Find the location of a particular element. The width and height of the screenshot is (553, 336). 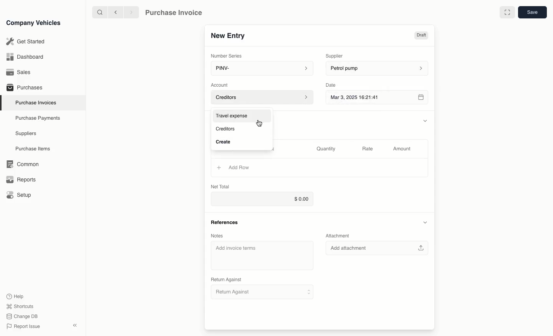

Rate is located at coordinates (368, 149).